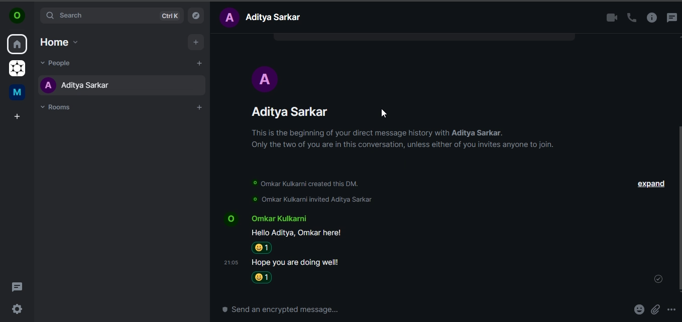  What do you see at coordinates (17, 16) in the screenshot?
I see `icon` at bounding box center [17, 16].